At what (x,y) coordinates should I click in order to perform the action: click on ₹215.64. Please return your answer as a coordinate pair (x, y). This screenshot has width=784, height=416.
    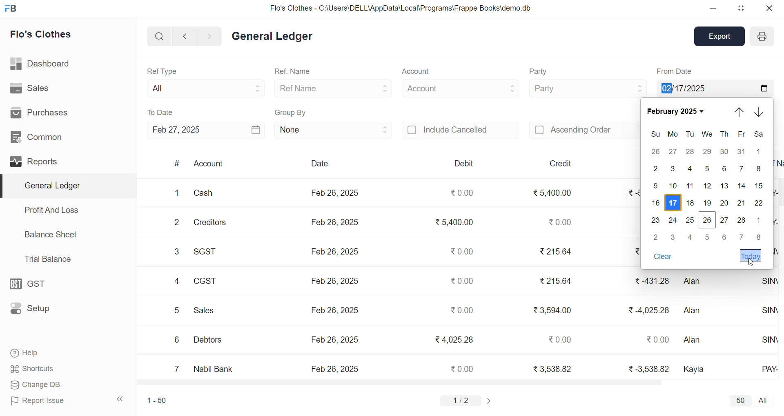
    Looking at the image, I should click on (556, 251).